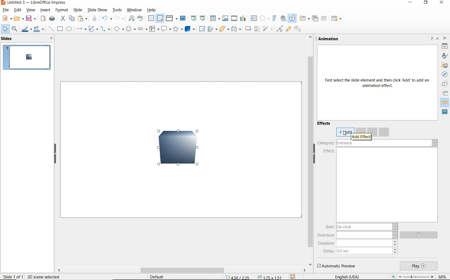  Describe the element at coordinates (154, 29) in the screenshot. I see `flowchart` at that location.